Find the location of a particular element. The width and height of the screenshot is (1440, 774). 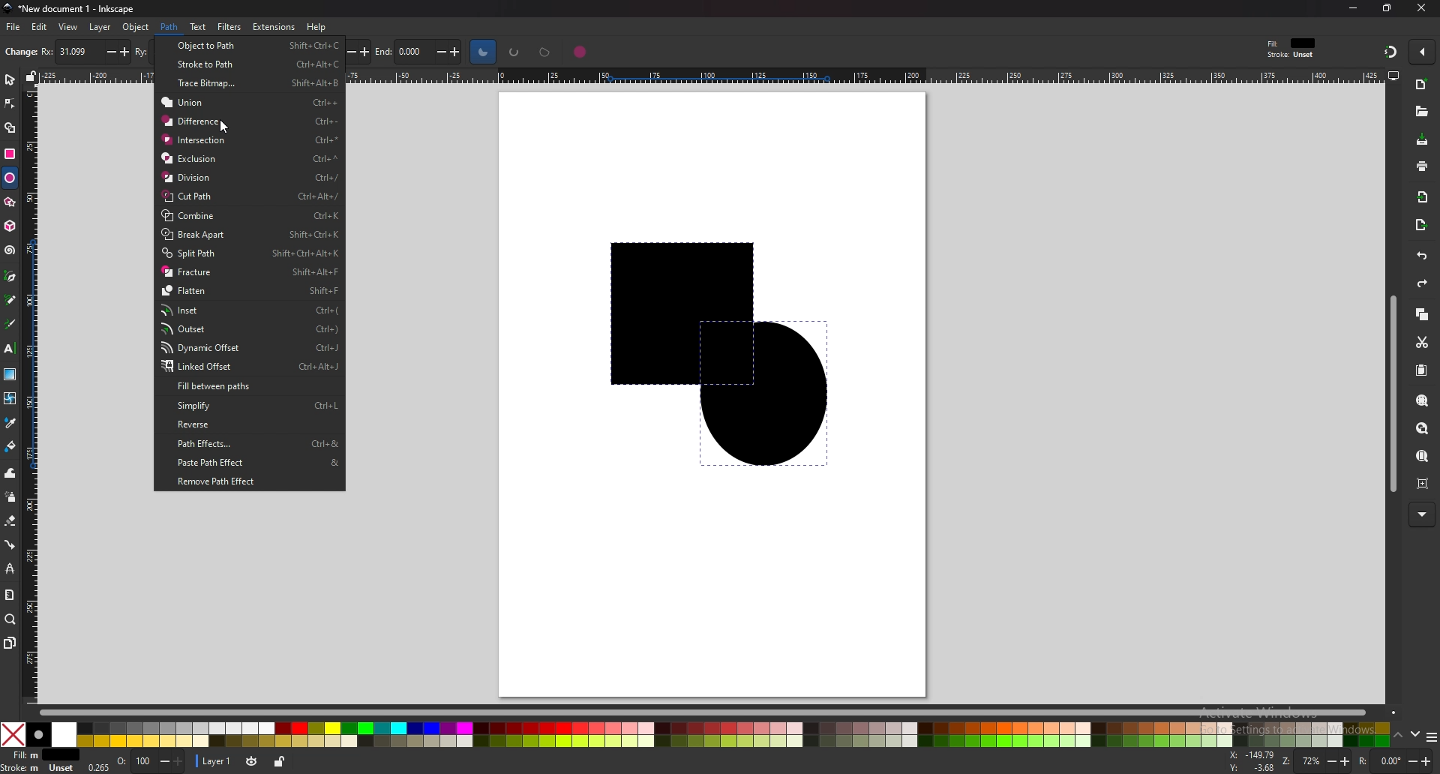

path is located at coordinates (170, 27).